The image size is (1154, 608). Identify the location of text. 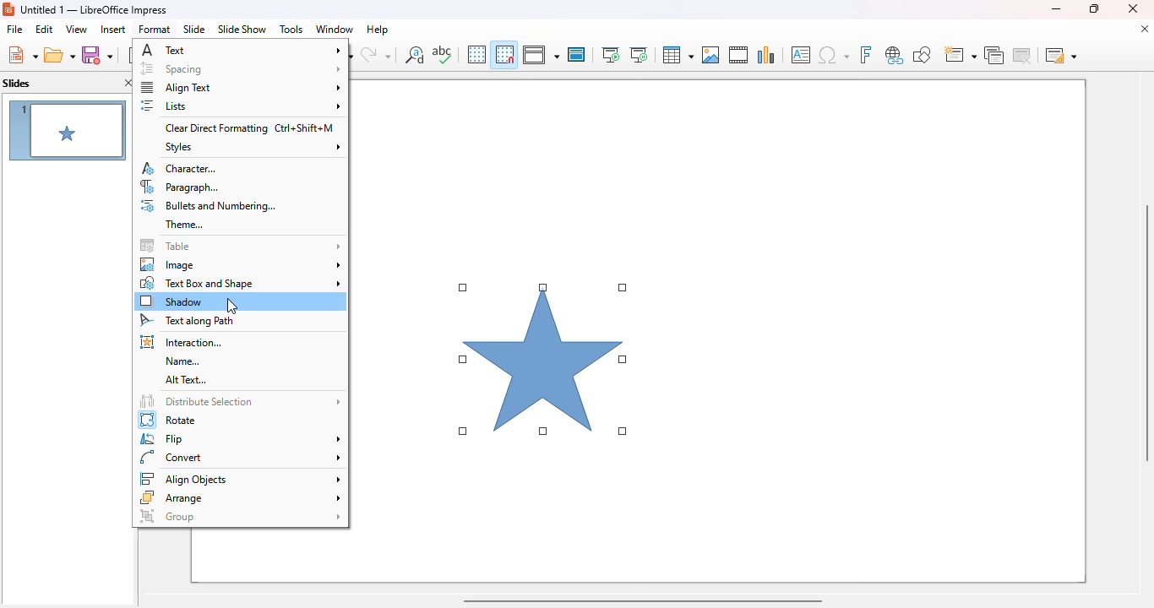
(242, 49).